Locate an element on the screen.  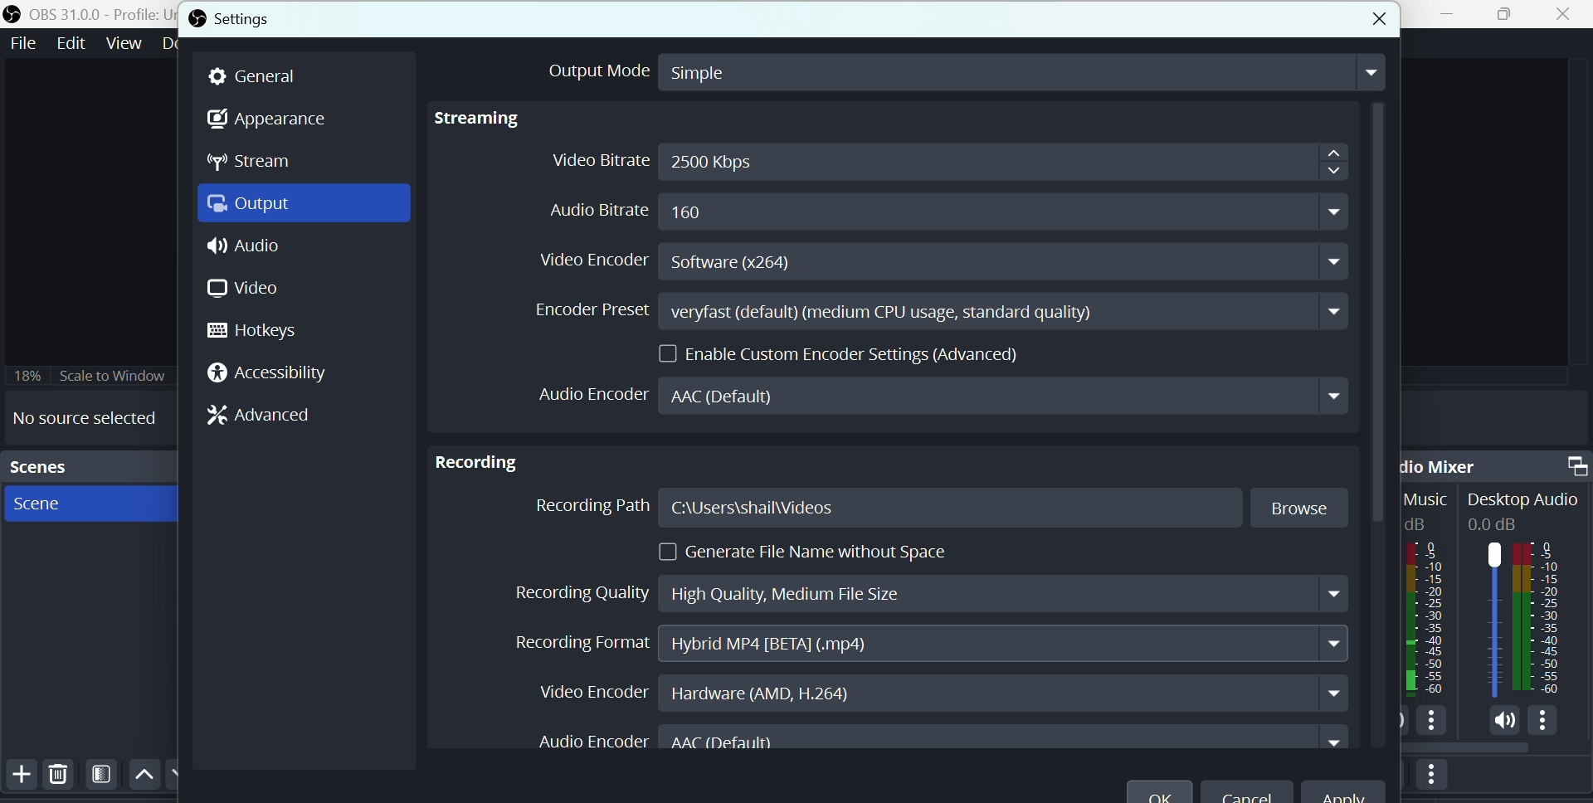
Close is located at coordinates (1567, 15).